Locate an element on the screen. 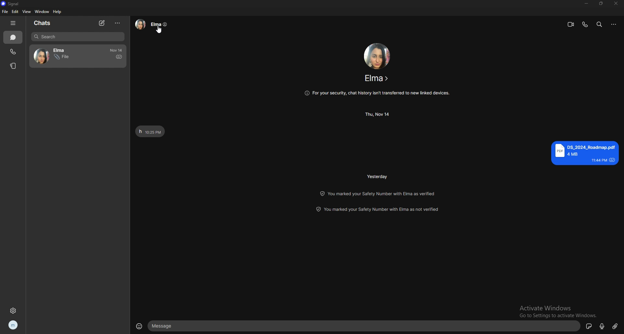  help is located at coordinates (58, 12).